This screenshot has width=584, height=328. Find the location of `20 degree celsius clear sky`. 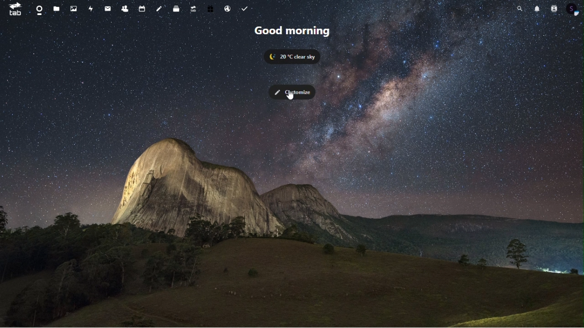

20 degree celsius clear sky is located at coordinates (292, 56).